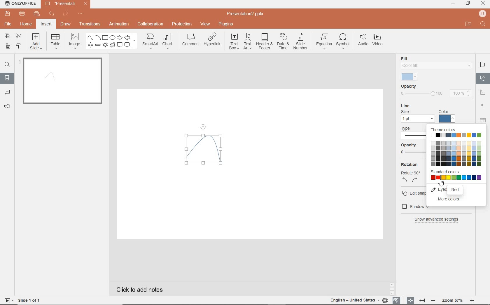 The width and height of the screenshot is (490, 305). Describe the element at coordinates (9, 25) in the screenshot. I see `FILE ` at that location.